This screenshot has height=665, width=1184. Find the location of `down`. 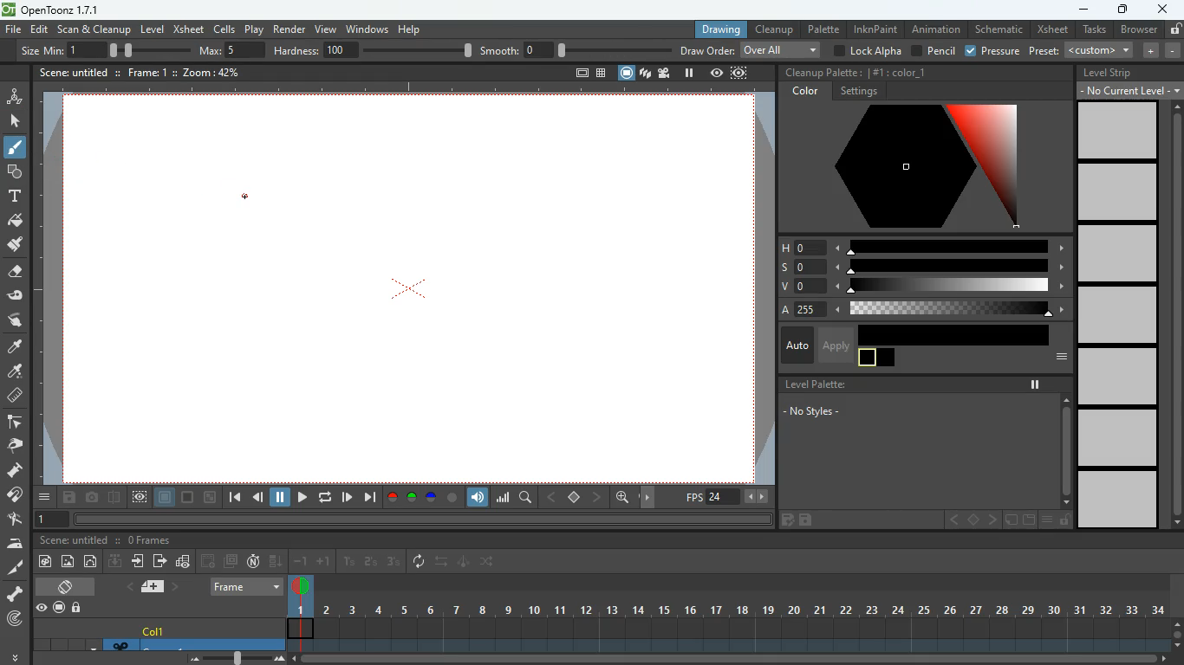

down is located at coordinates (276, 560).